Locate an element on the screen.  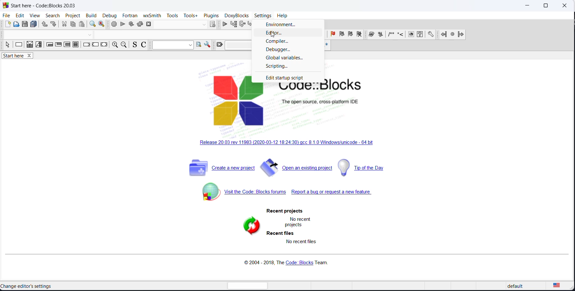
start here tab is located at coordinates (22, 57).